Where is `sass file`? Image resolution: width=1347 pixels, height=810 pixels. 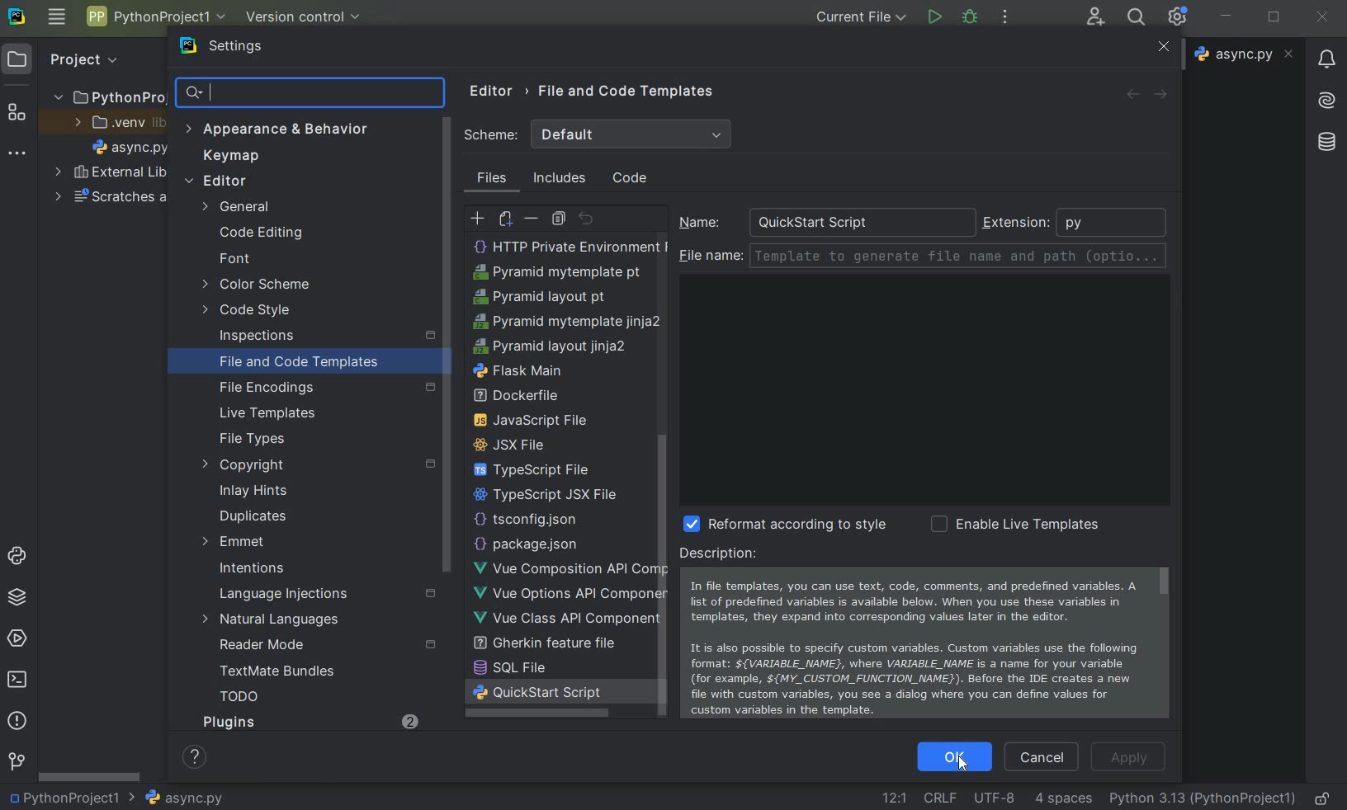
sass file is located at coordinates (516, 444).